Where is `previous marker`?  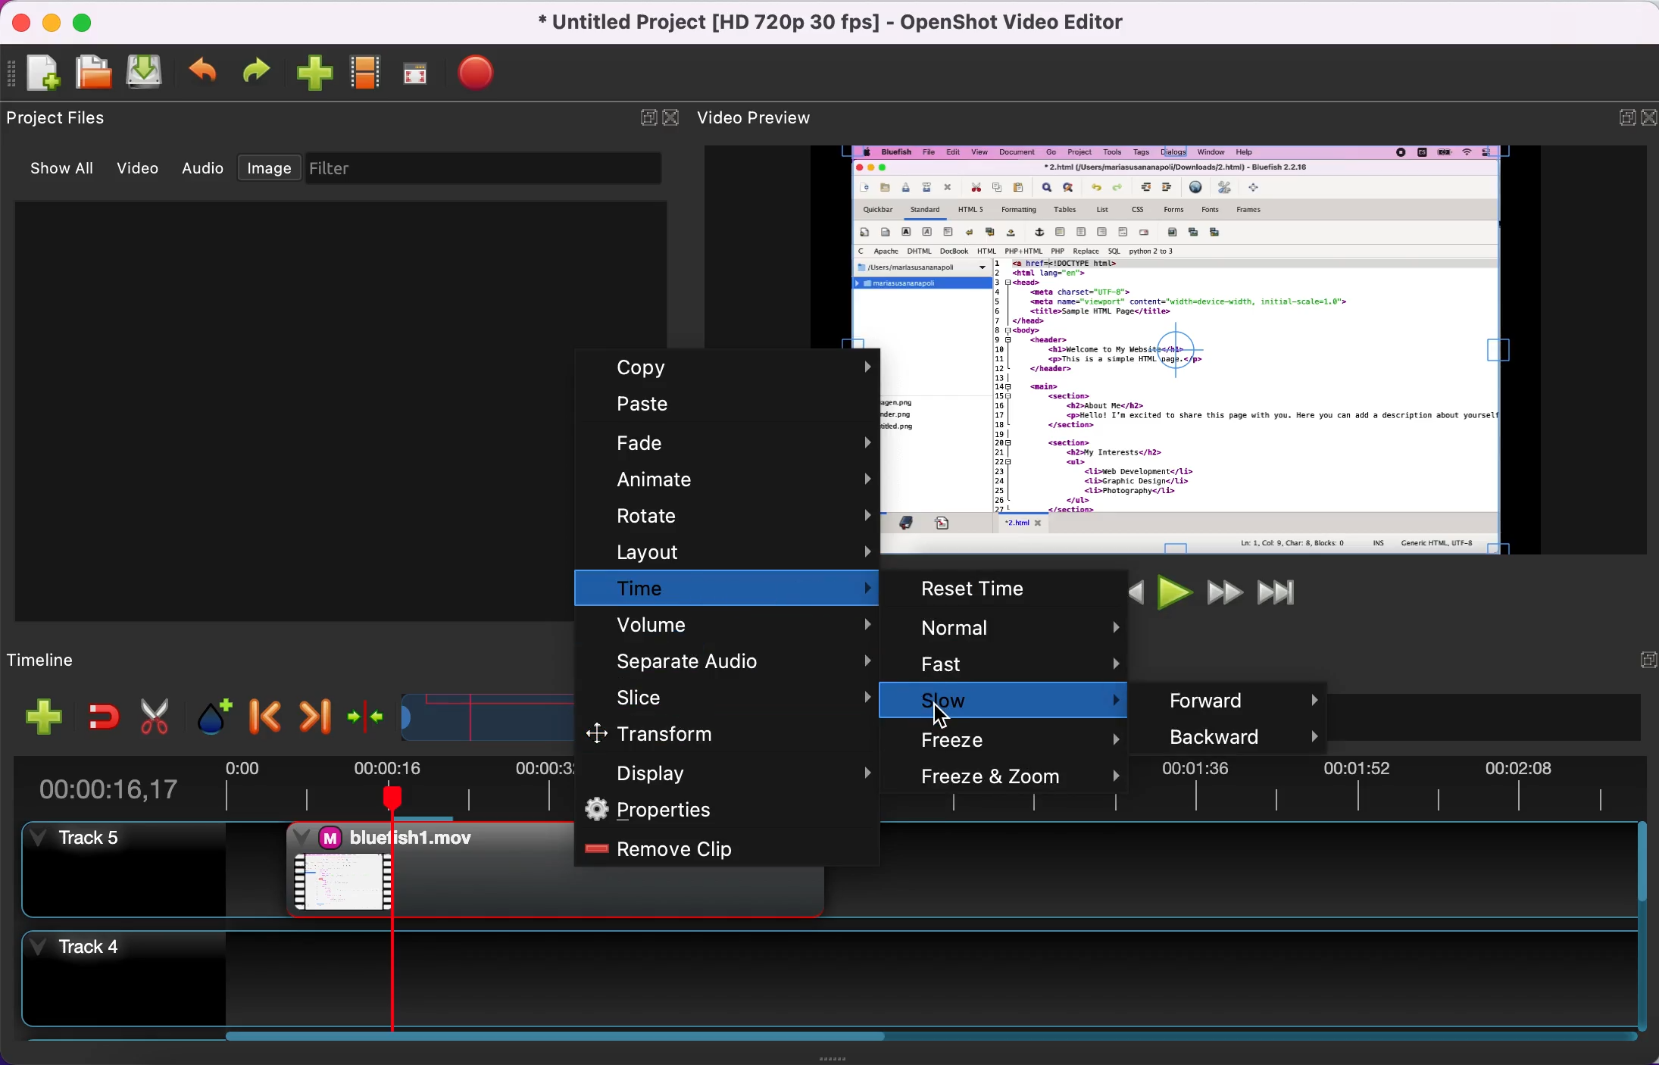 previous marker is located at coordinates (262, 711).